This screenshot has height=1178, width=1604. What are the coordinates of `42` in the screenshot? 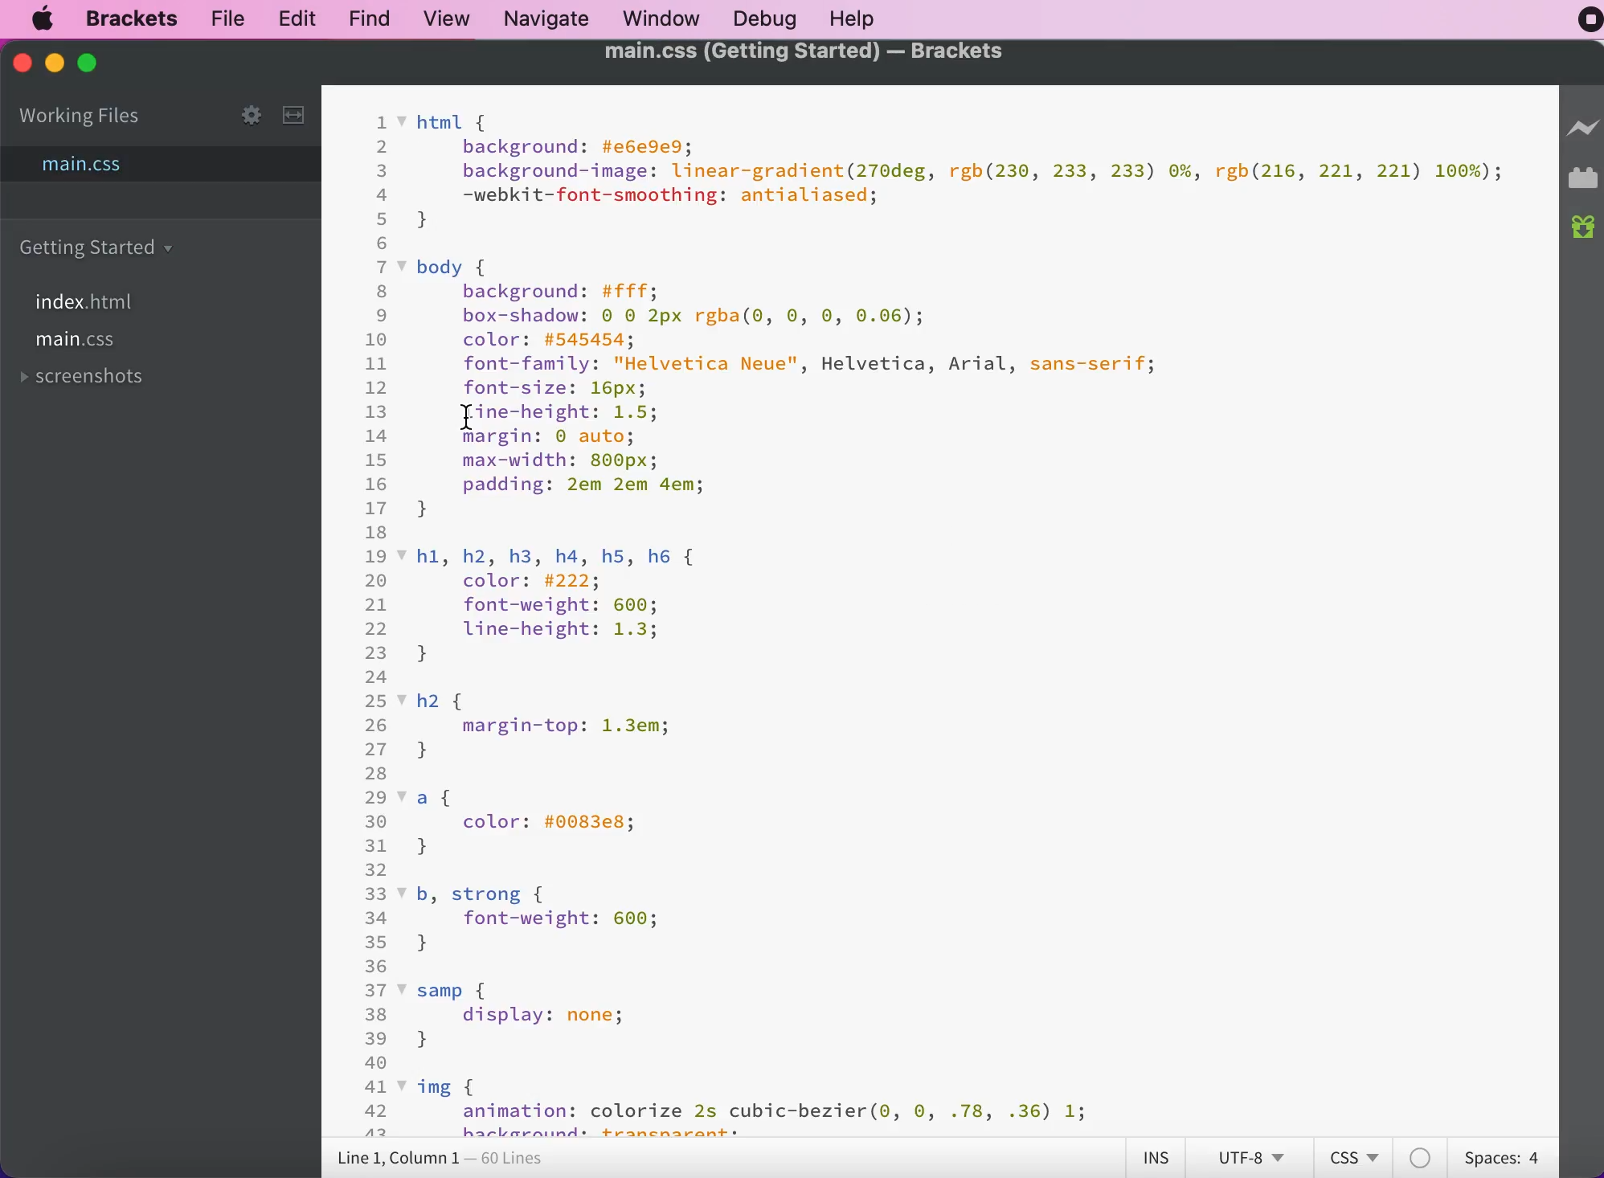 It's located at (375, 1111).